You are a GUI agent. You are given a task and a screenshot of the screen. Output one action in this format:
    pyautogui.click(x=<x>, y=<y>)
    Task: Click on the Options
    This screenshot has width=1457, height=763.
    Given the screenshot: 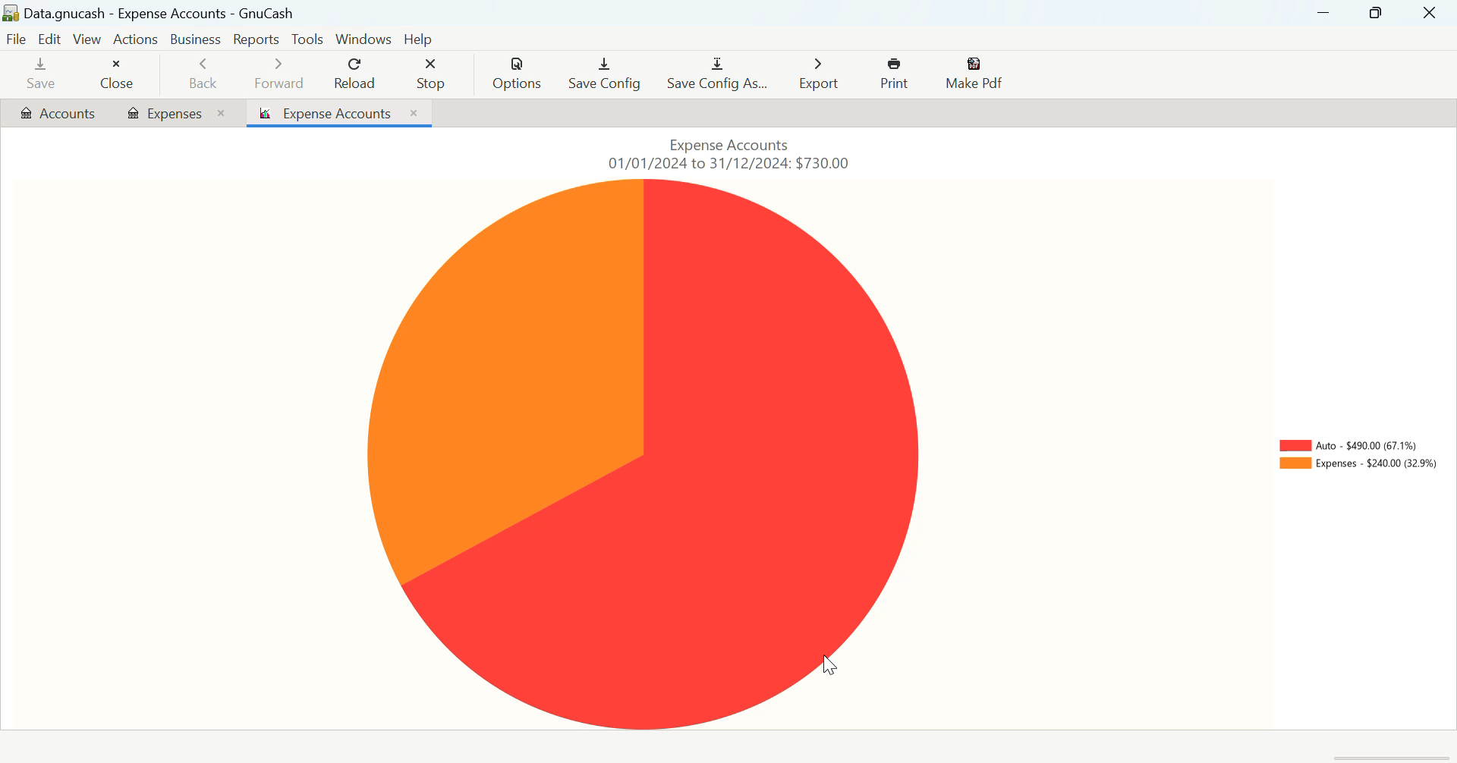 What is the action you would take?
    pyautogui.click(x=519, y=74)
    